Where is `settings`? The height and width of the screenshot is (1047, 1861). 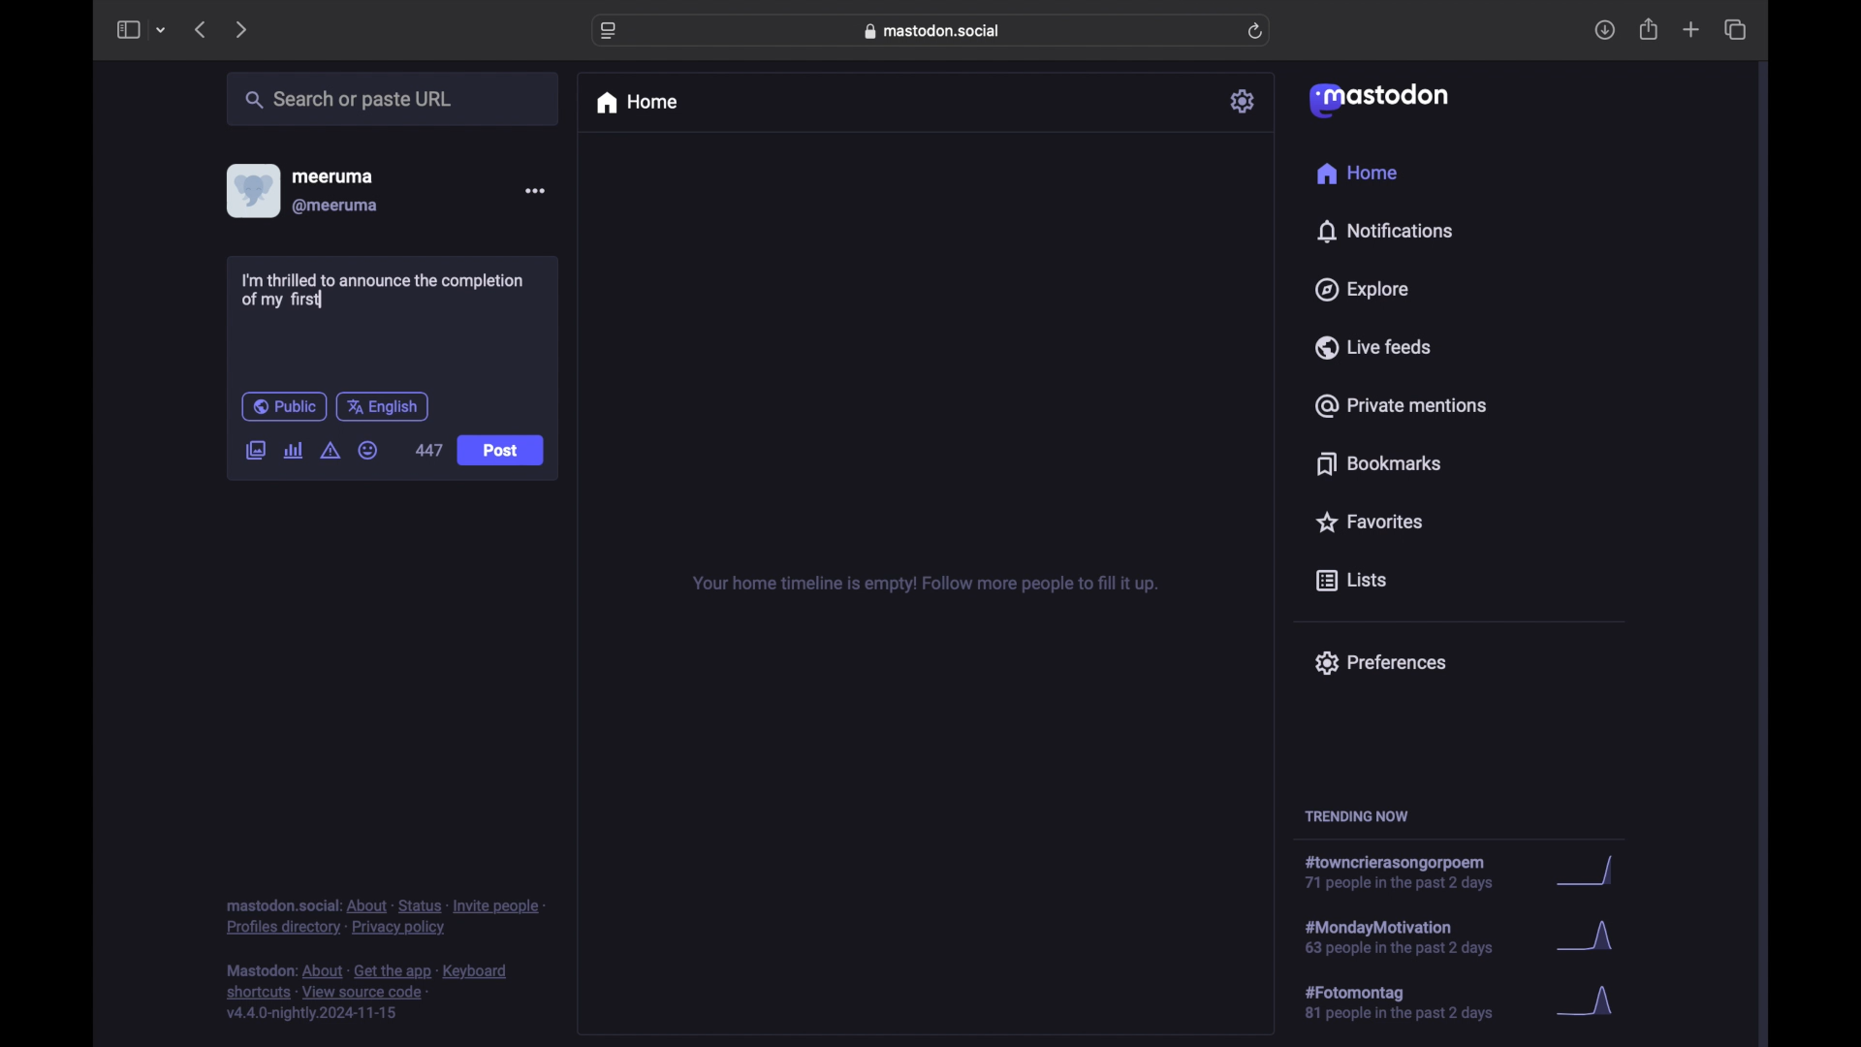
settings is located at coordinates (1244, 101).